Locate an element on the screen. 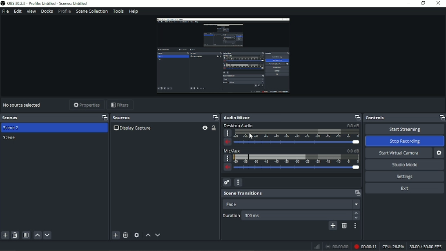  Add source is located at coordinates (115, 235).